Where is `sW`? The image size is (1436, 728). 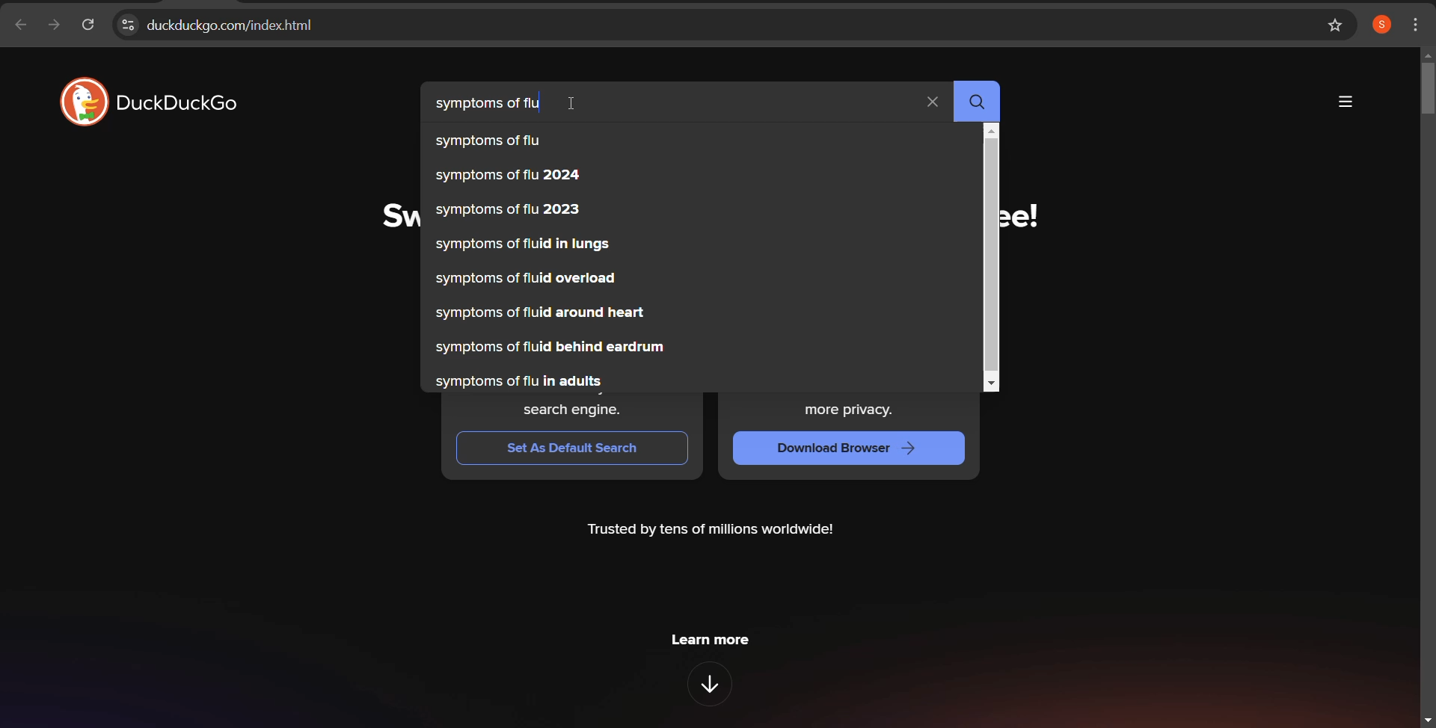 sW is located at coordinates (397, 216).